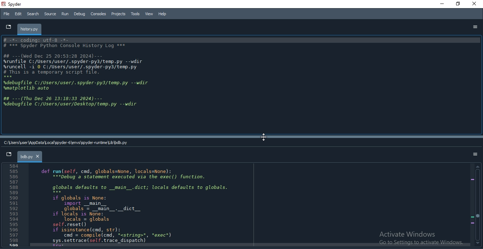 This screenshot has width=483, height=249. I want to click on Activate Windows
e300. Settings to activate Windows., so click(415, 238).